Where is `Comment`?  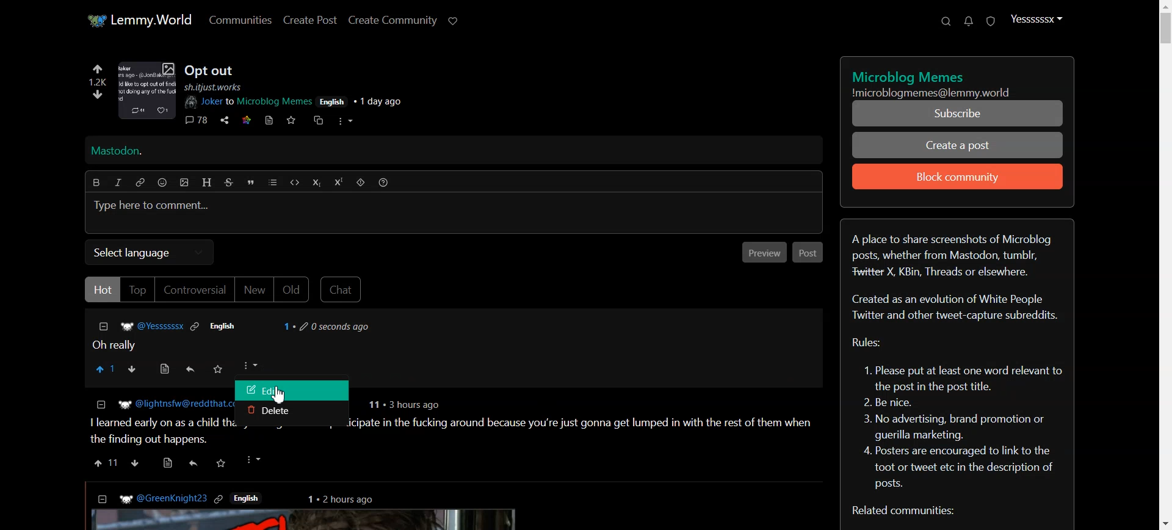
Comment is located at coordinates (243, 334).